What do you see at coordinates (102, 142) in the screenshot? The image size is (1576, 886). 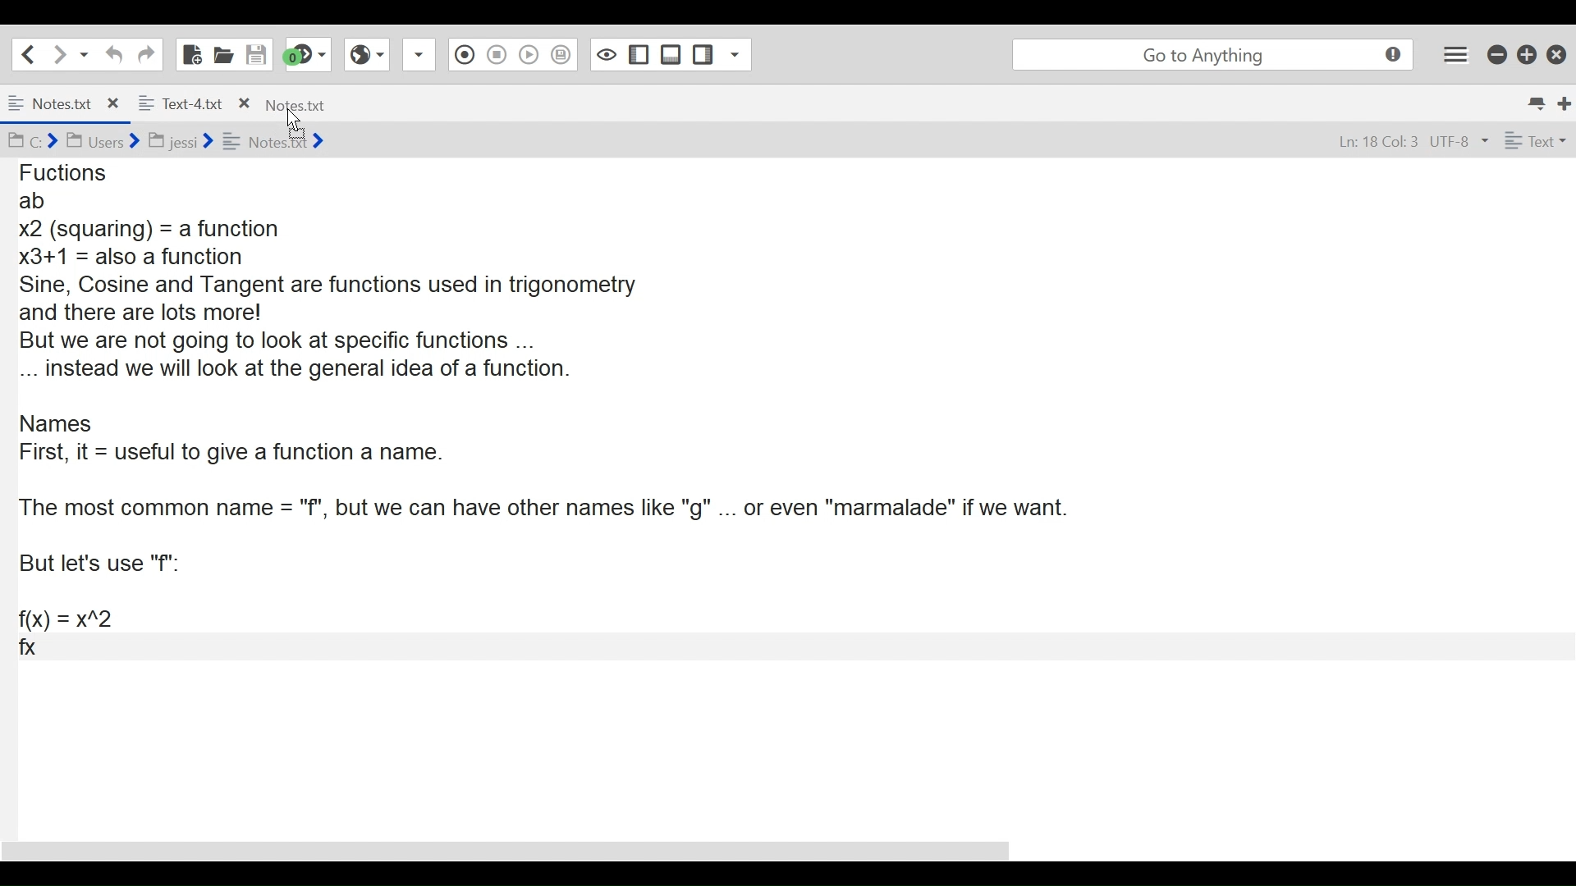 I see `users` at bounding box center [102, 142].